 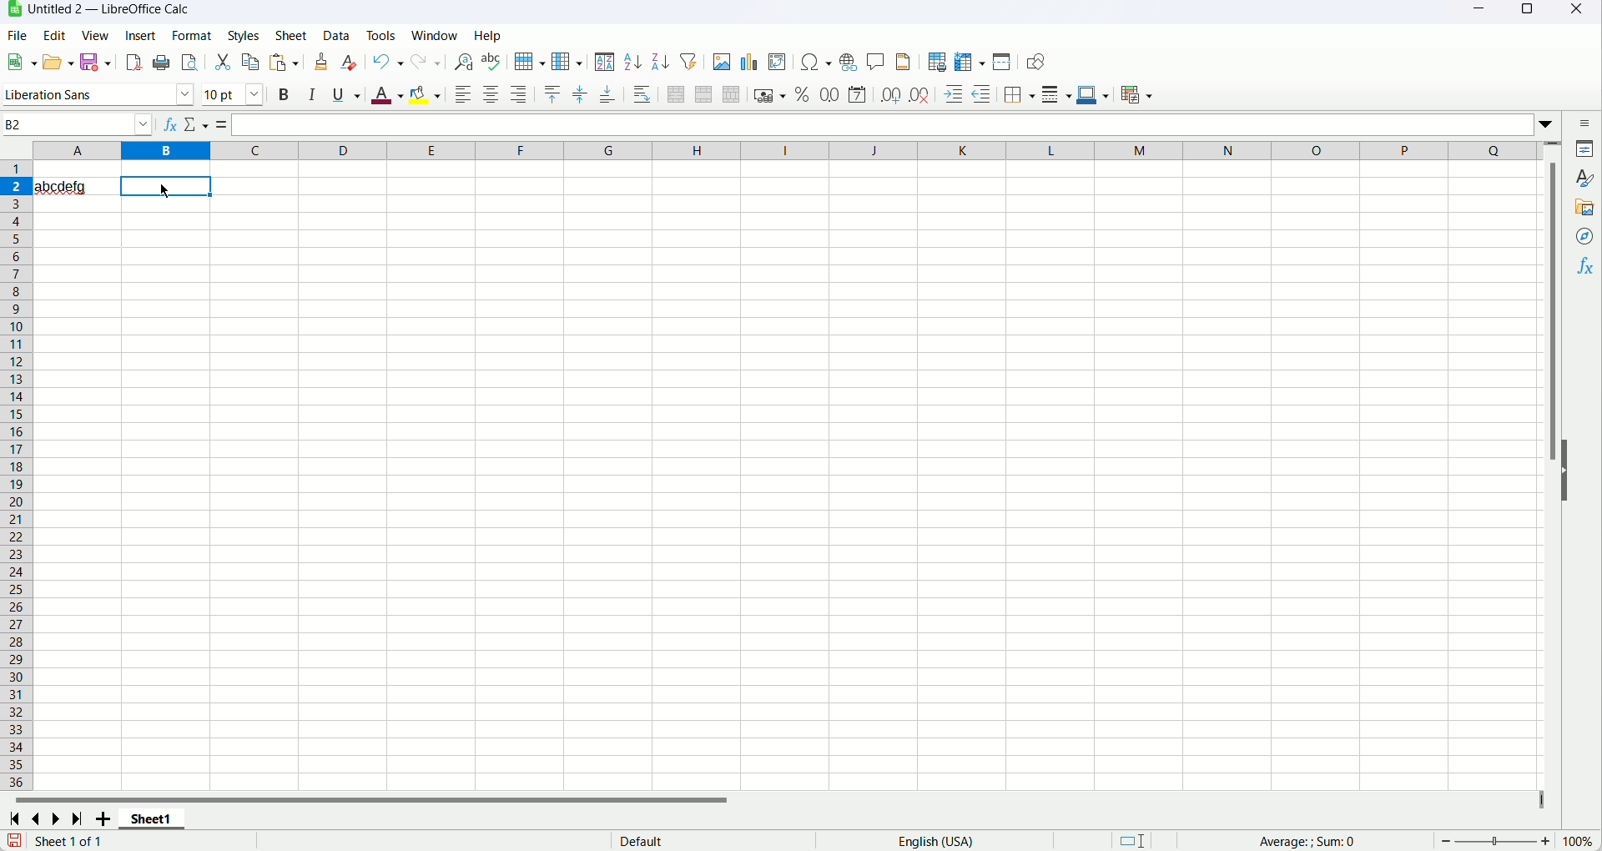 I want to click on zoom out, so click(x=1447, y=841).